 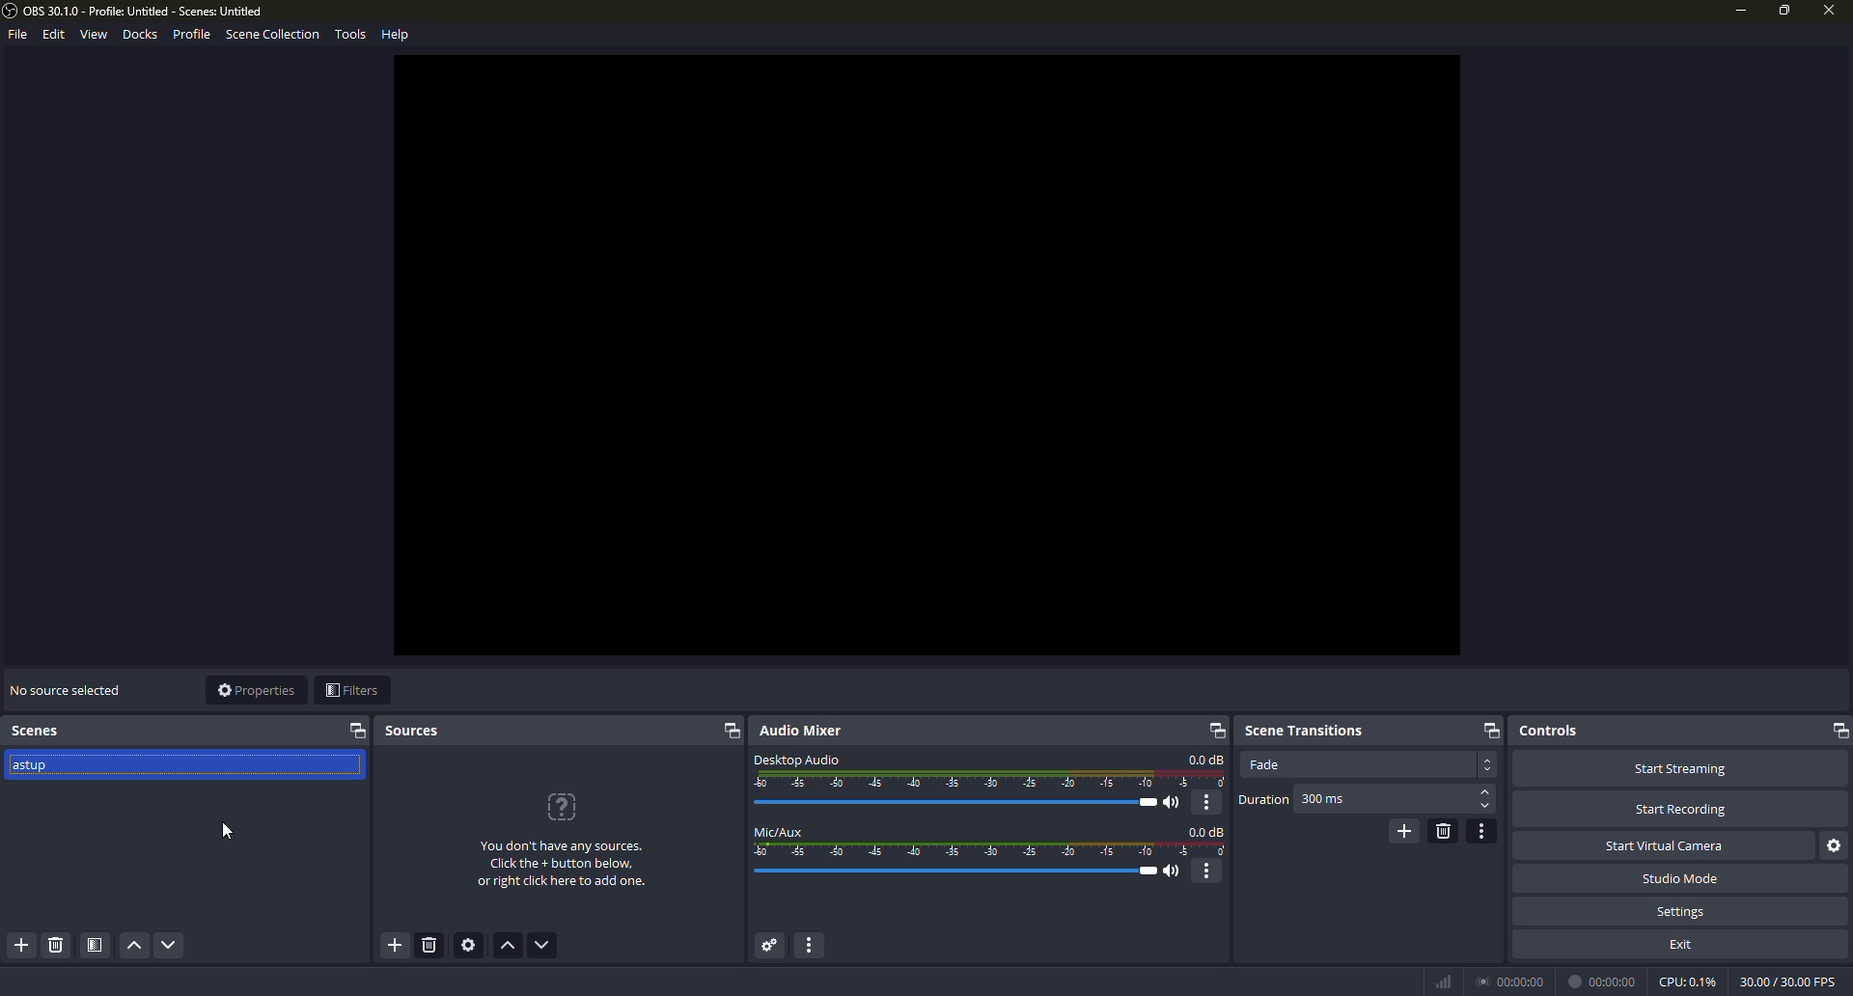 I want to click on minimize, so click(x=1739, y=11).